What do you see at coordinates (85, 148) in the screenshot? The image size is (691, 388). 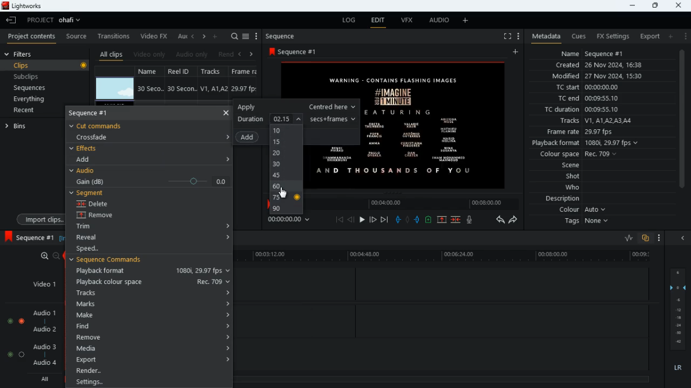 I see `effects` at bounding box center [85, 148].